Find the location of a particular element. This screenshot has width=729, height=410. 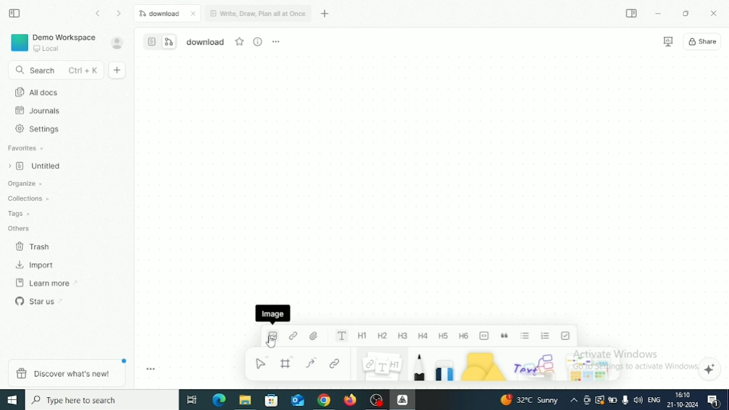

Favourite is located at coordinates (240, 41).